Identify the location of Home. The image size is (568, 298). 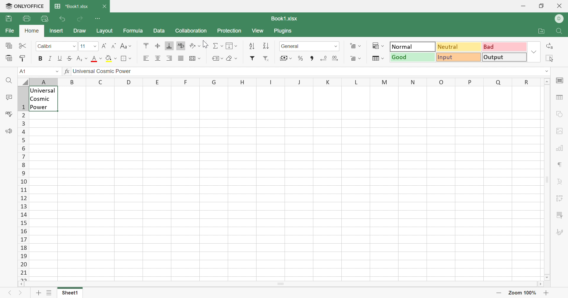
(31, 31).